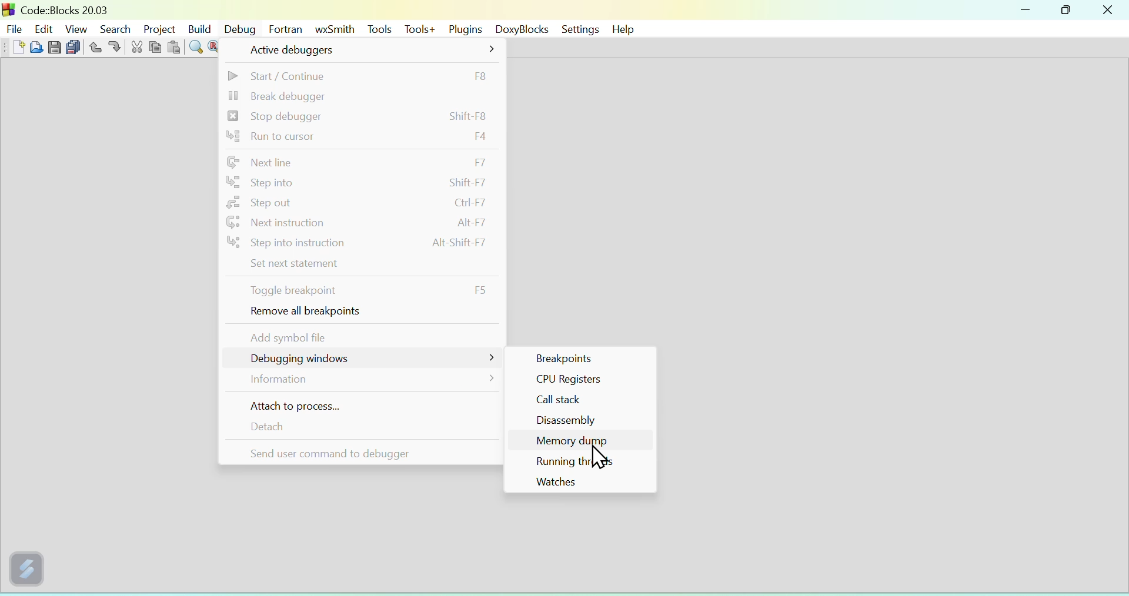 The image size is (1129, 596). What do you see at coordinates (580, 483) in the screenshot?
I see `Watches` at bounding box center [580, 483].